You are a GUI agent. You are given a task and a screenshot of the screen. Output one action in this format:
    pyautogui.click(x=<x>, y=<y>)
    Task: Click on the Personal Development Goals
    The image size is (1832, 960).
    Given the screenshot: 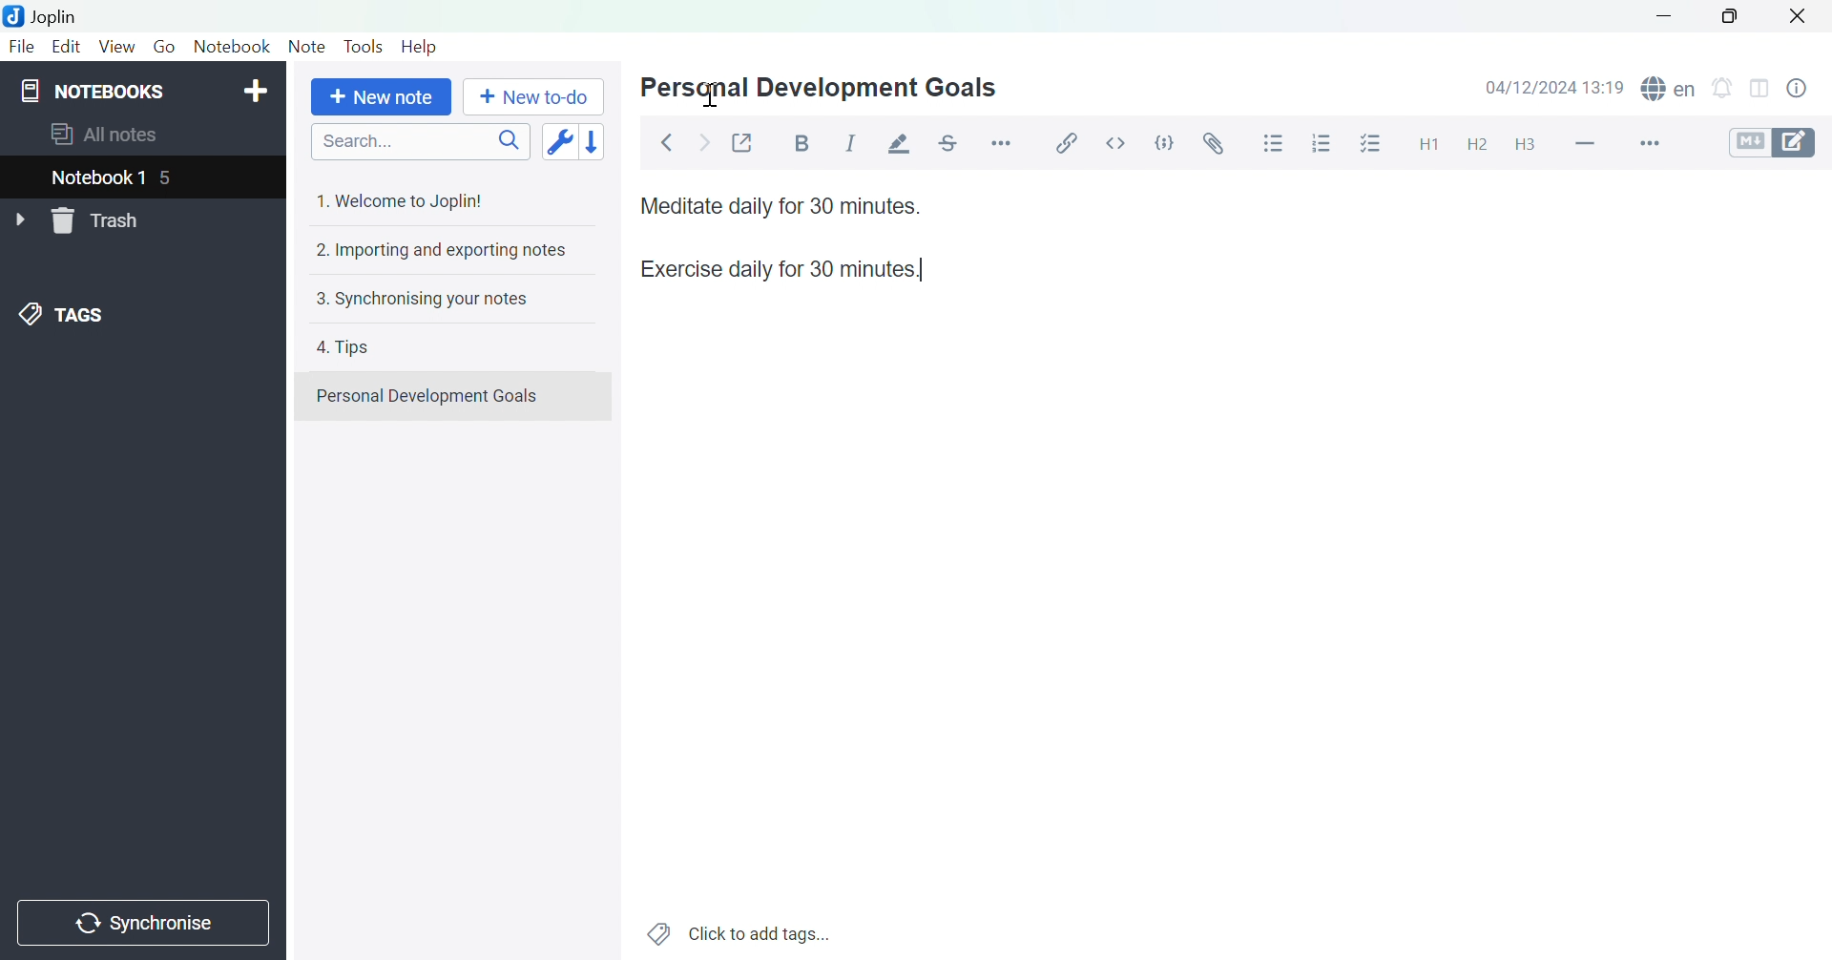 What is the action you would take?
    pyautogui.click(x=427, y=396)
    